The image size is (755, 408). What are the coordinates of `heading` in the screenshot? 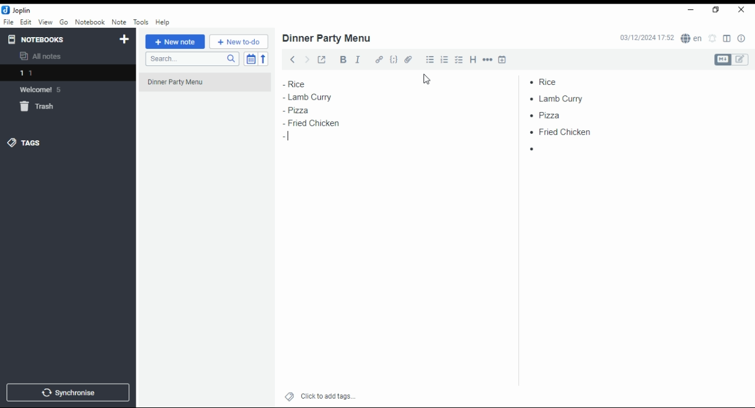 It's located at (474, 60).